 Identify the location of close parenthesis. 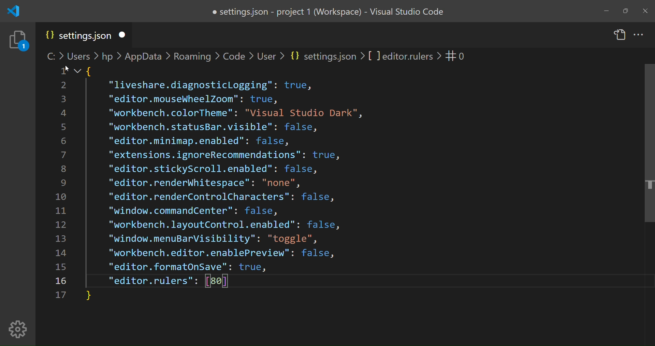
(90, 296).